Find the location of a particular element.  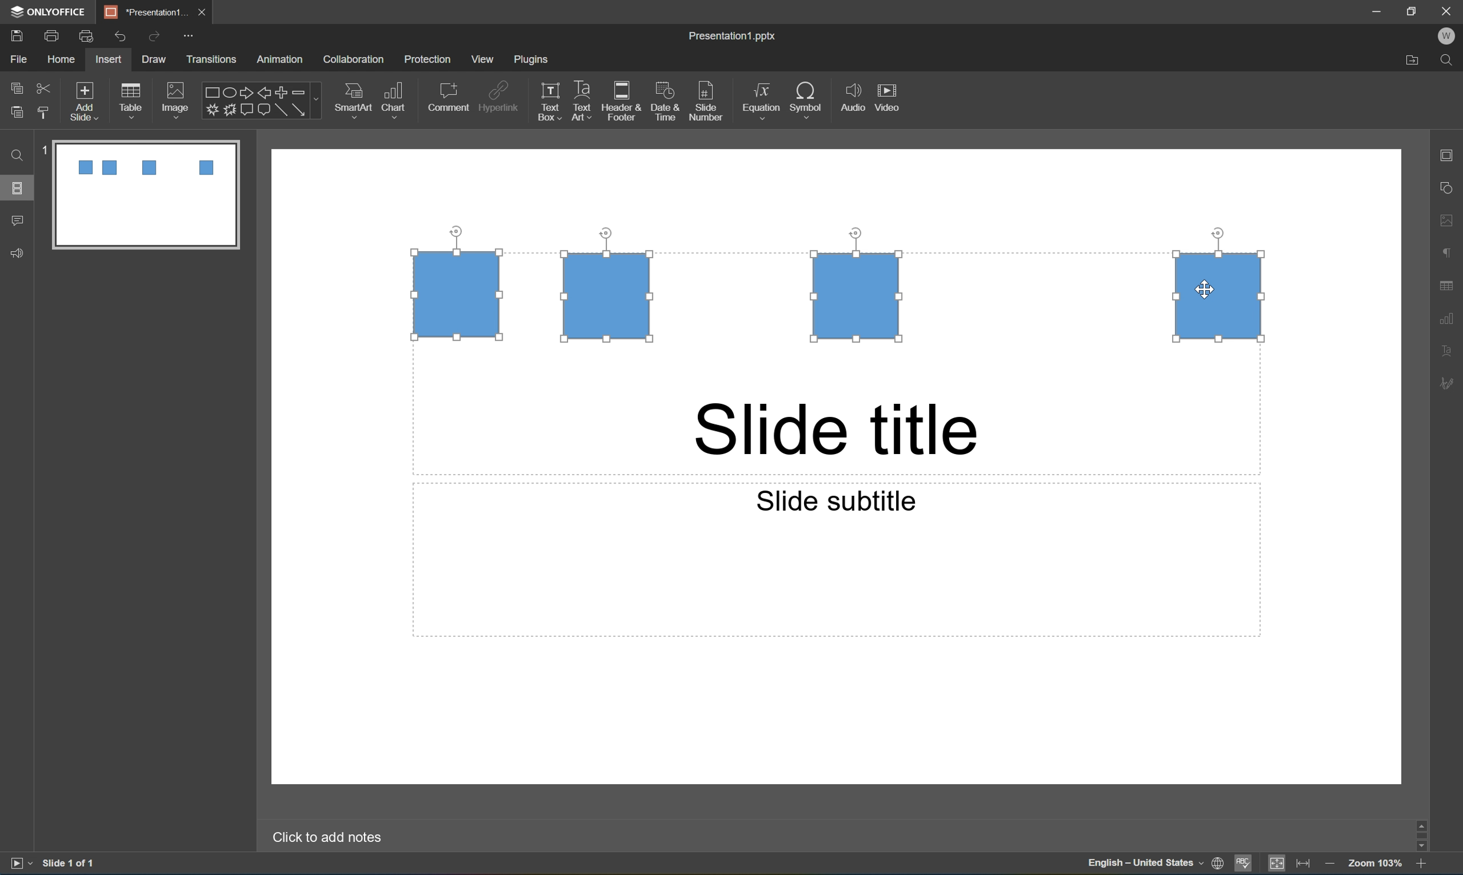

Open file location is located at coordinates (1410, 62).